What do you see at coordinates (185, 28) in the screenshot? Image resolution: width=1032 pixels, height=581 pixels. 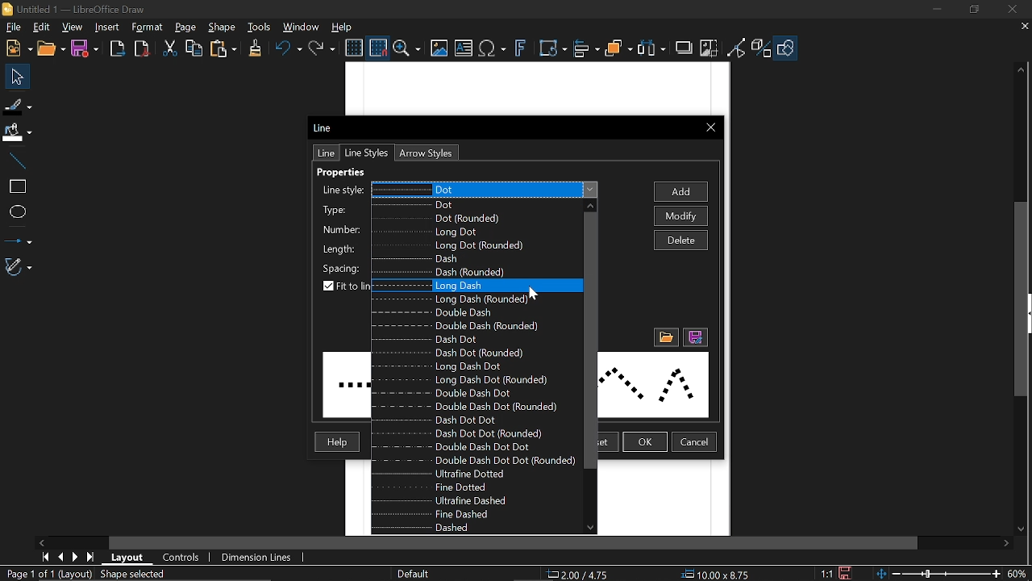 I see `Page` at bounding box center [185, 28].